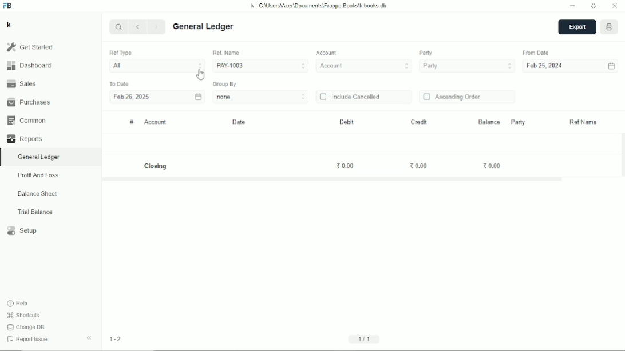  What do you see at coordinates (157, 27) in the screenshot?
I see `Next` at bounding box center [157, 27].